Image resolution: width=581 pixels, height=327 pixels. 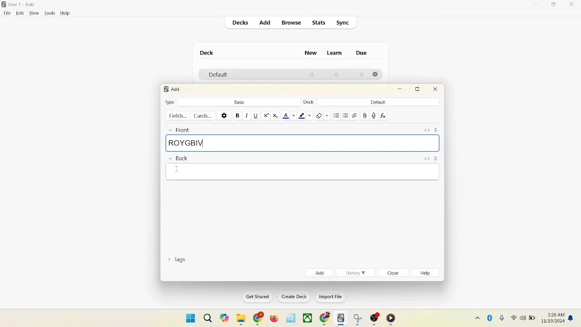 I want to click on blank space, so click(x=301, y=173).